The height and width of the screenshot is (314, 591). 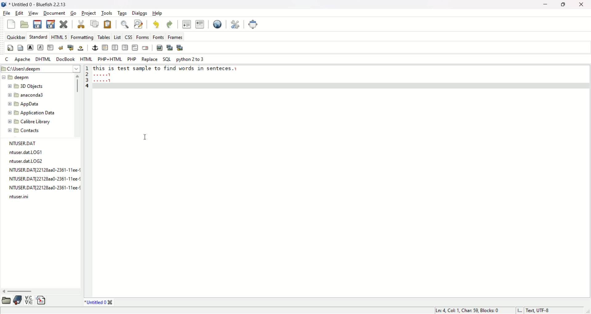 I want to click on PHP+HTML, so click(x=109, y=59).